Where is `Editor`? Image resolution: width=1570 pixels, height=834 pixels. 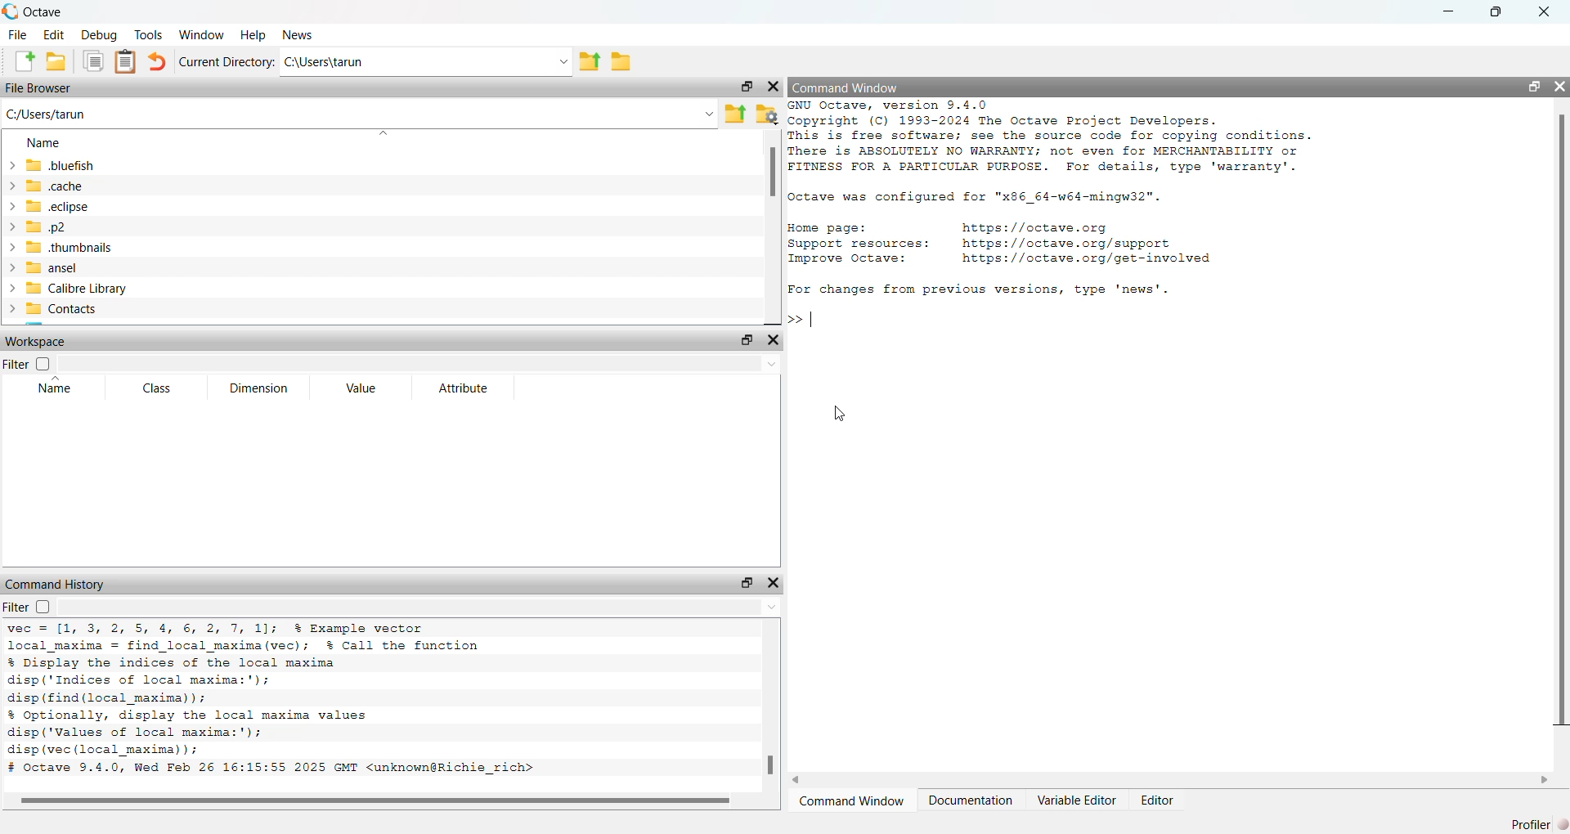
Editor is located at coordinates (1157, 799).